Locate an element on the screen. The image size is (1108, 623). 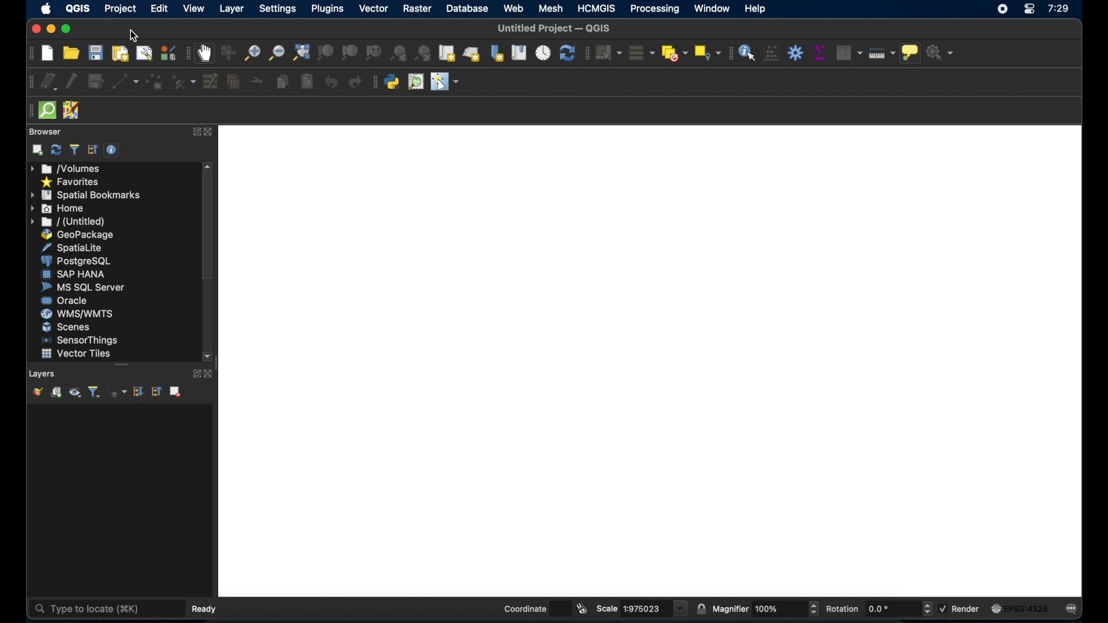
cursor is located at coordinates (137, 36).